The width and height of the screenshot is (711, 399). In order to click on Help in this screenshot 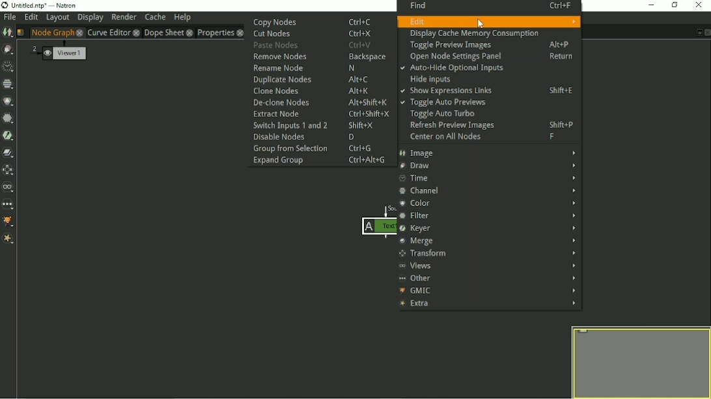, I will do `click(182, 18)`.